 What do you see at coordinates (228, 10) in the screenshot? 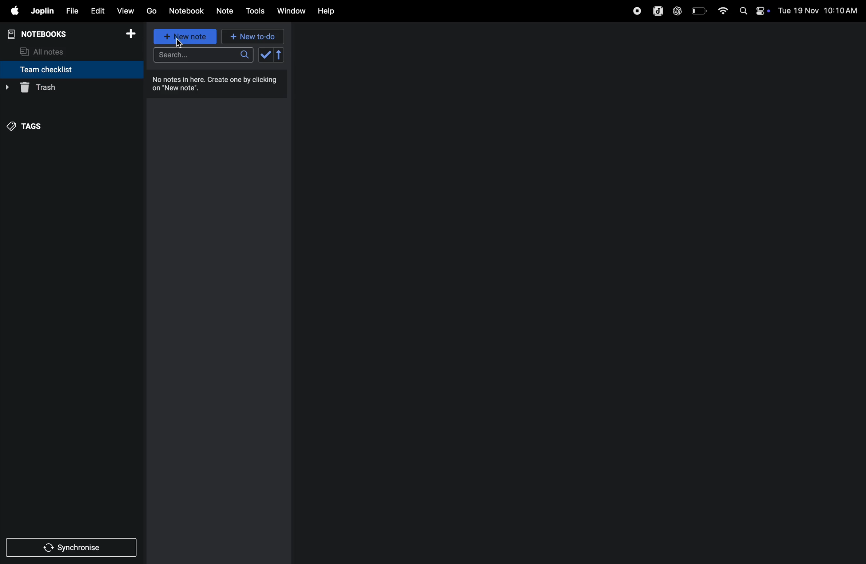
I see `note` at bounding box center [228, 10].